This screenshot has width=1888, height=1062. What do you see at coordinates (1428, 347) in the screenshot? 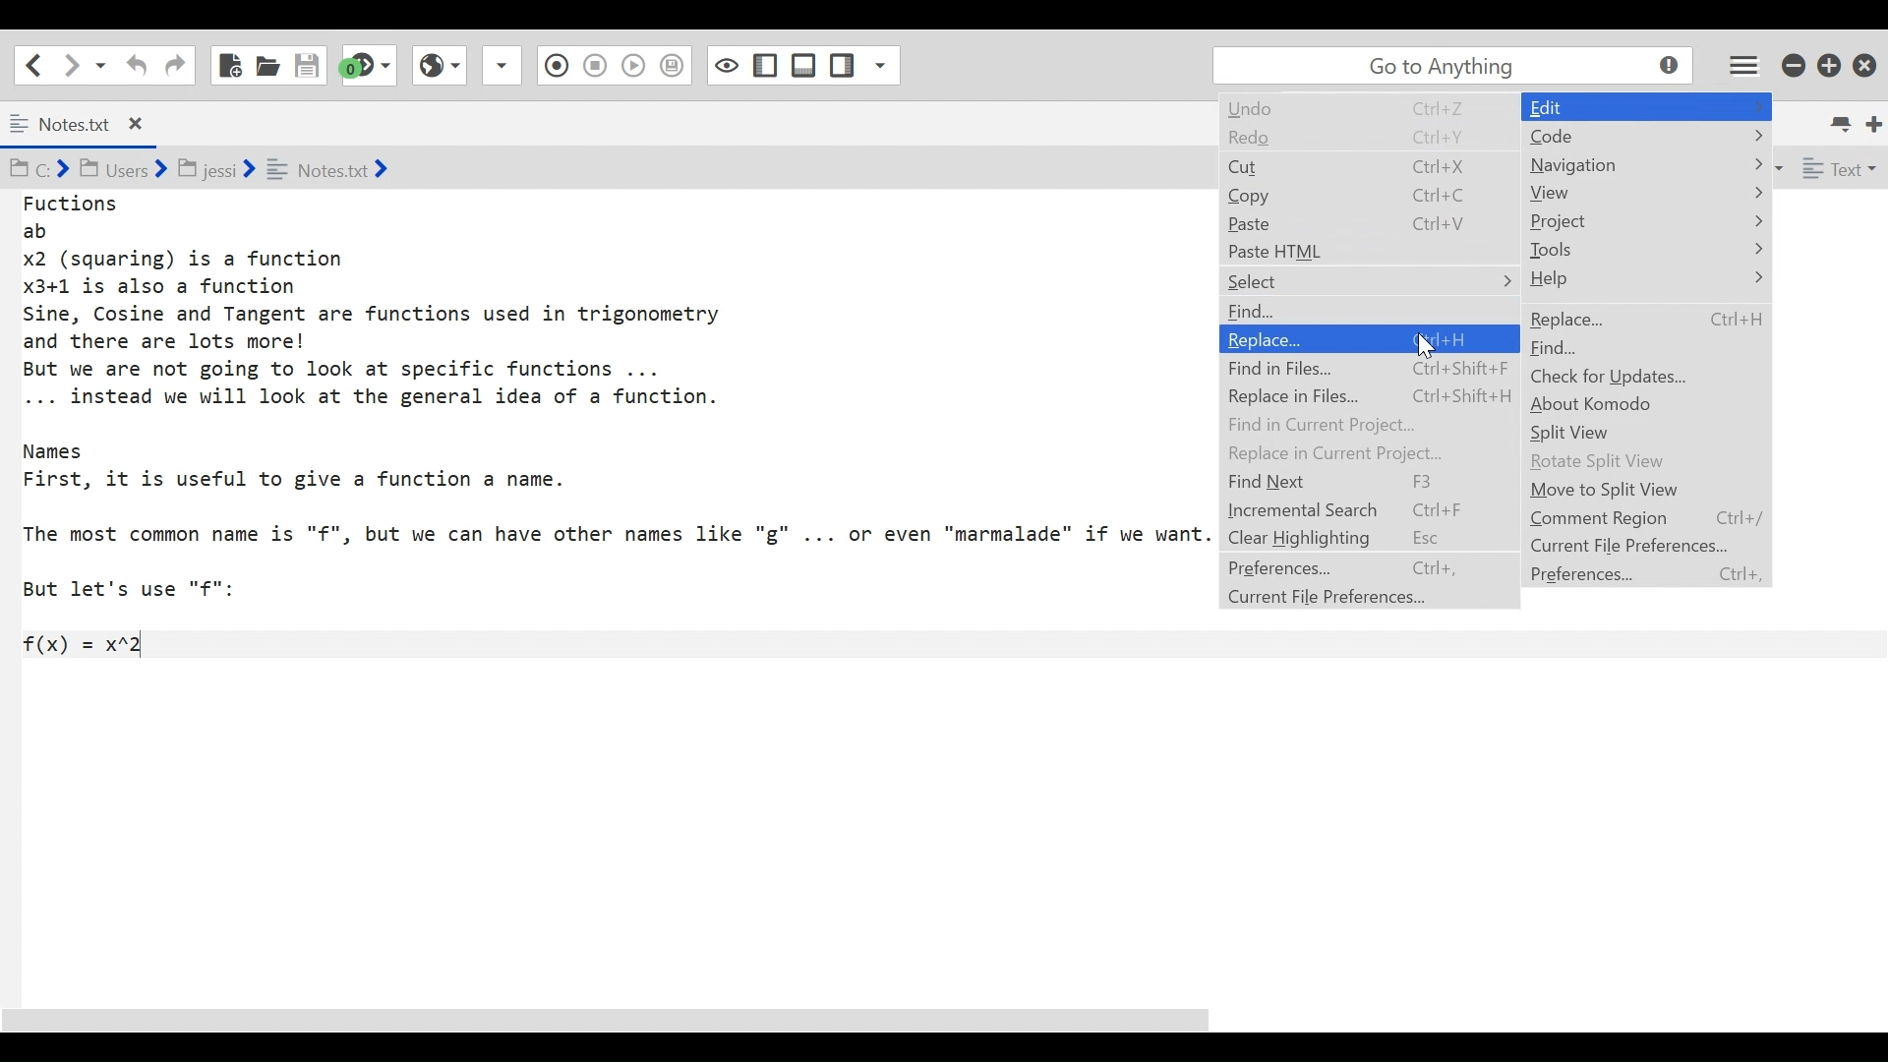
I see `cursor` at bounding box center [1428, 347].